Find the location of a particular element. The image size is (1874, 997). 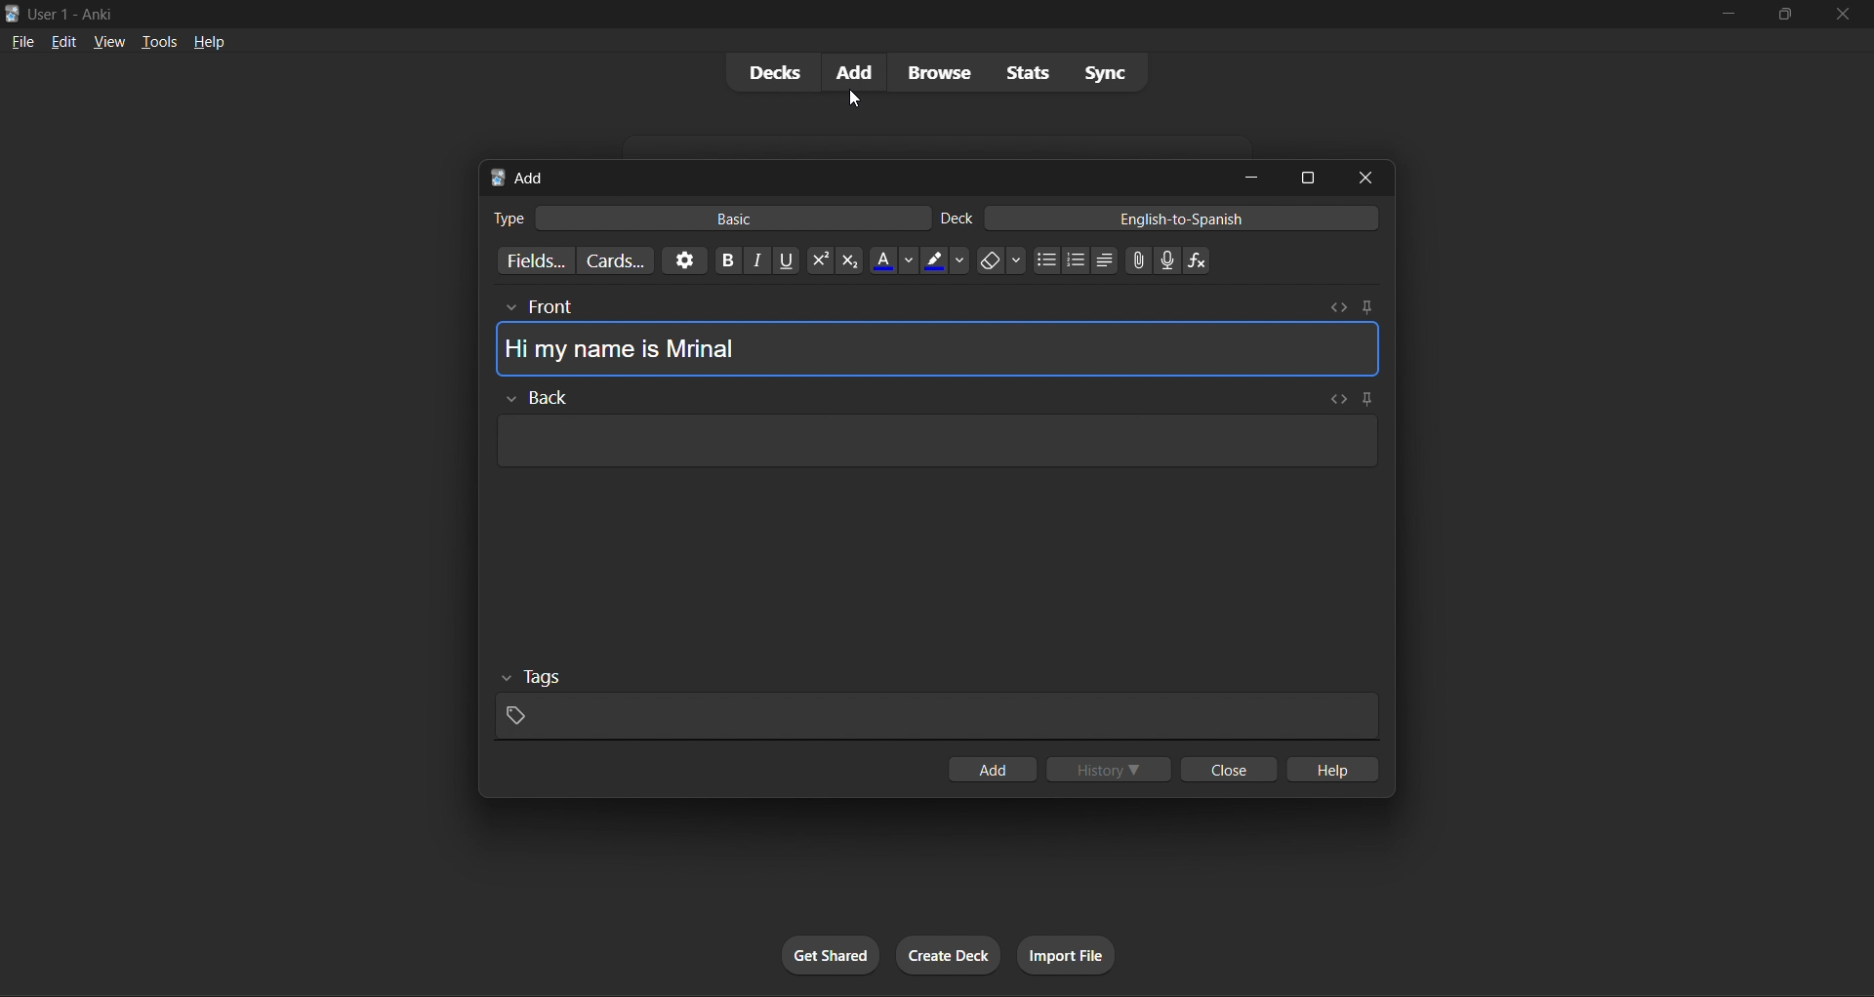

text styling is located at coordinates (973, 260).